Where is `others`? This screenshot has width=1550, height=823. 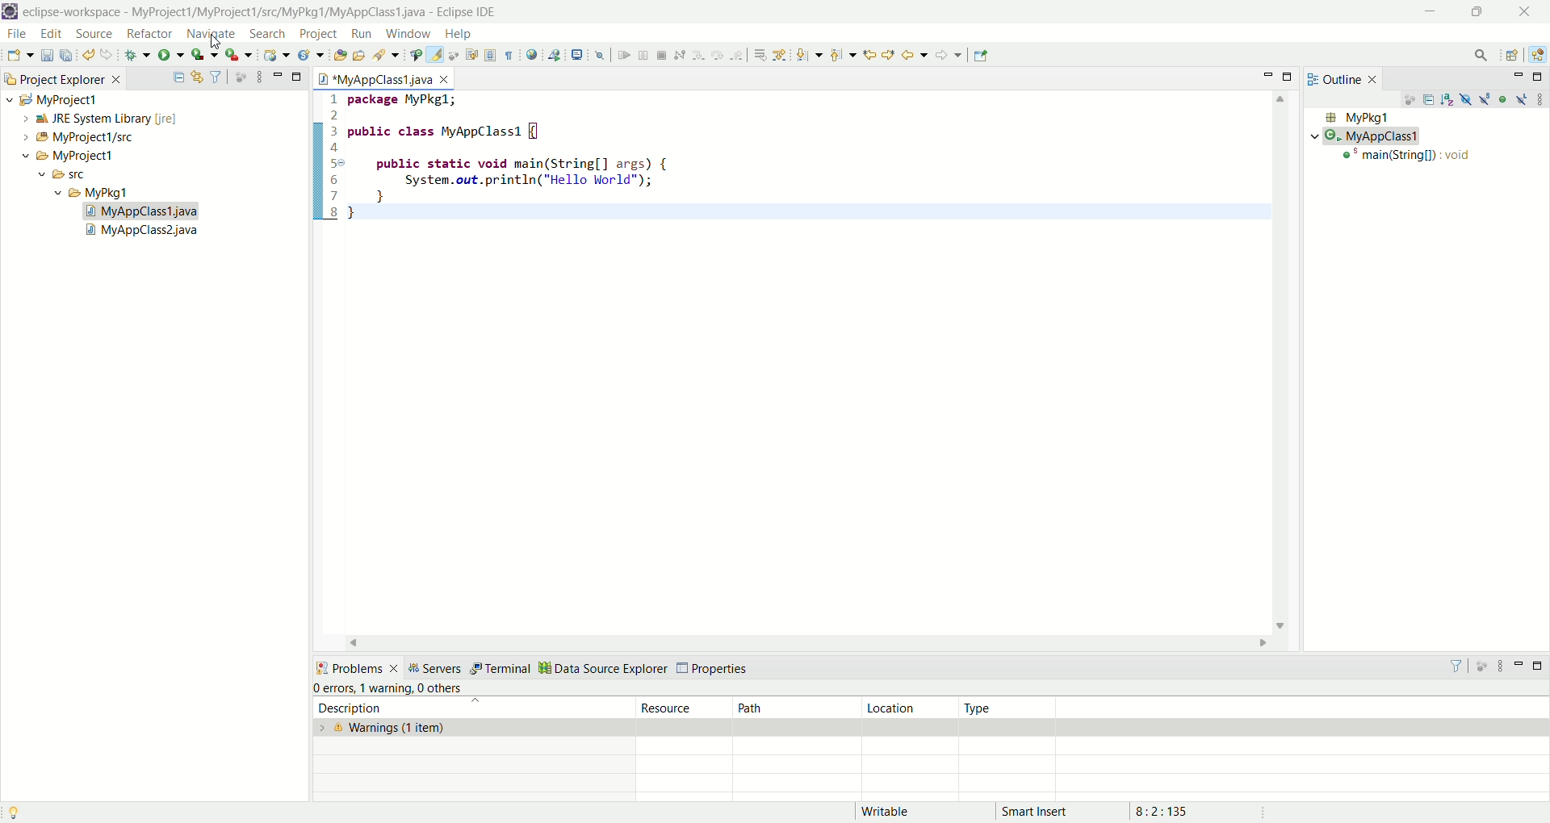
others is located at coordinates (444, 688).